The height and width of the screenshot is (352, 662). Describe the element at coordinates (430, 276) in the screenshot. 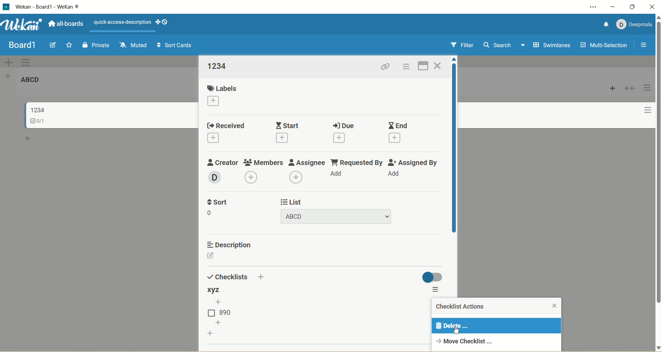

I see `toggle key` at that location.